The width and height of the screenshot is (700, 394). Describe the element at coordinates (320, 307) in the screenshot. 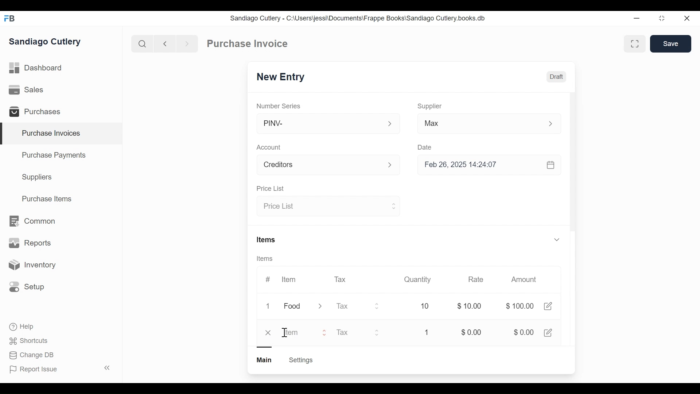

I see `Expand` at that location.